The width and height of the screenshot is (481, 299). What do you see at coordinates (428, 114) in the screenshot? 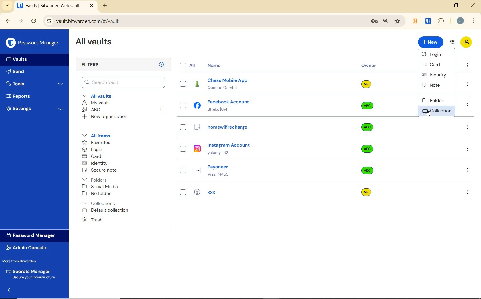
I see `cursor` at bounding box center [428, 114].